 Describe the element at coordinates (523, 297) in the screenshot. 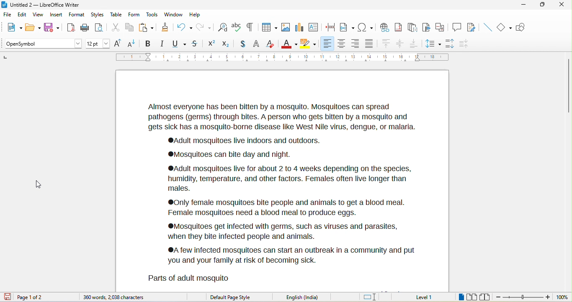

I see `zoom` at that location.